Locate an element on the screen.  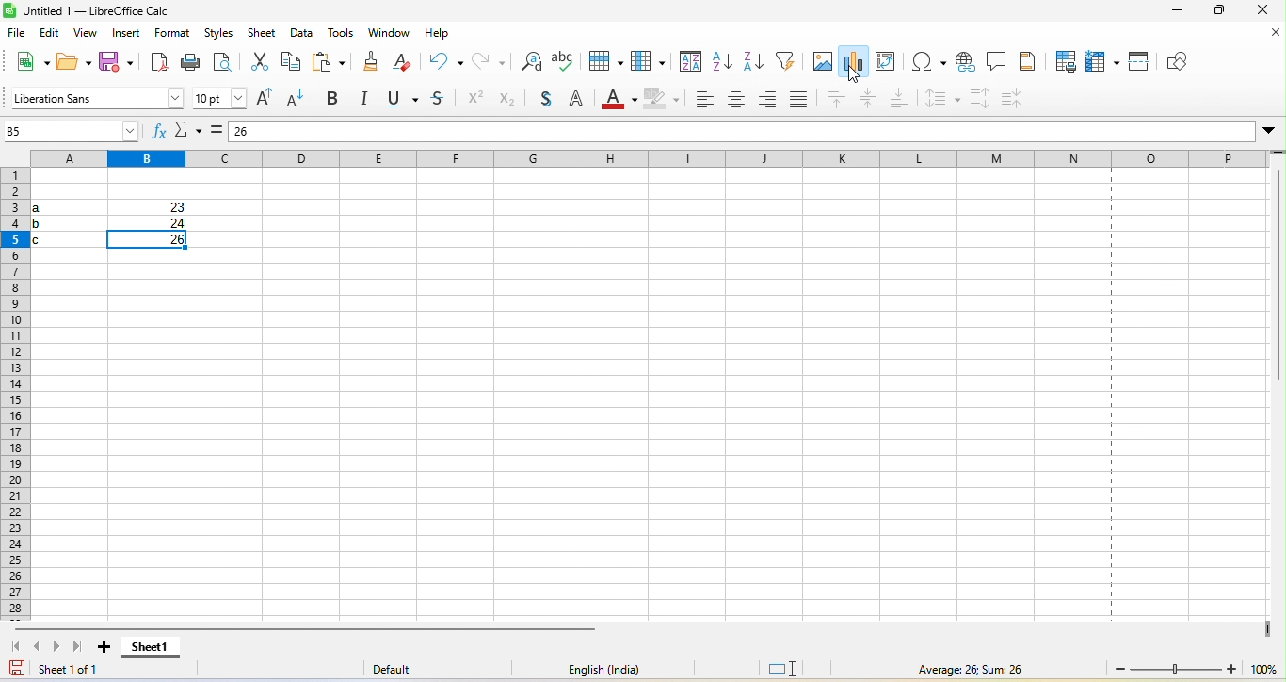
next sheet is located at coordinates (57, 651).